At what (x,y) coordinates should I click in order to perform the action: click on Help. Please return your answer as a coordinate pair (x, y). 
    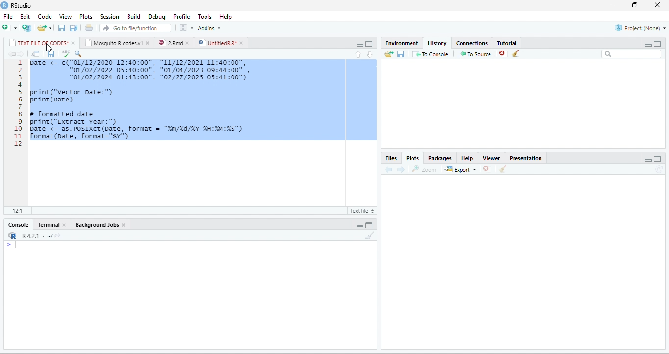
    Looking at the image, I should click on (467, 158).